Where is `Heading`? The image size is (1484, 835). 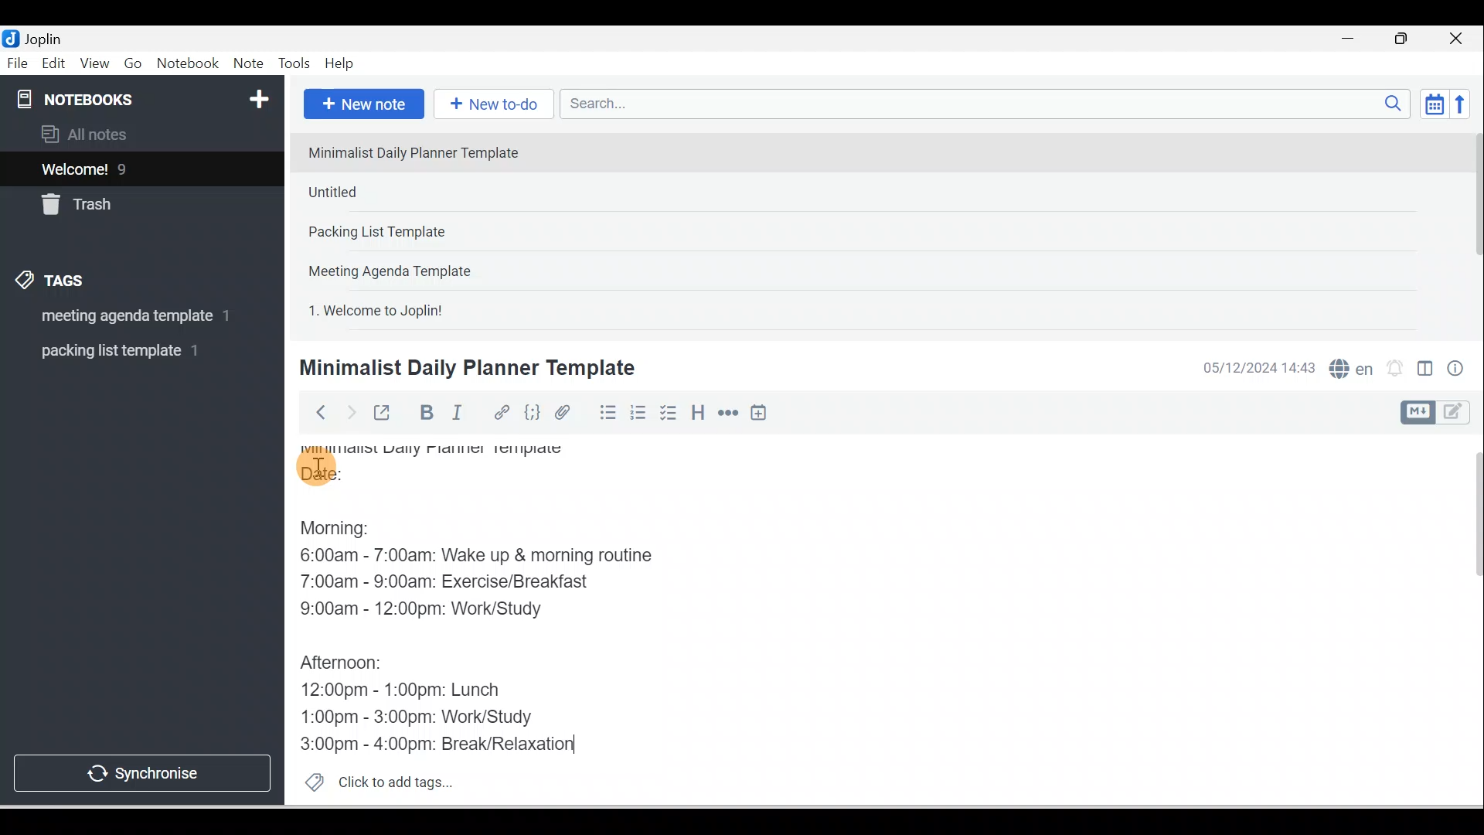
Heading is located at coordinates (697, 411).